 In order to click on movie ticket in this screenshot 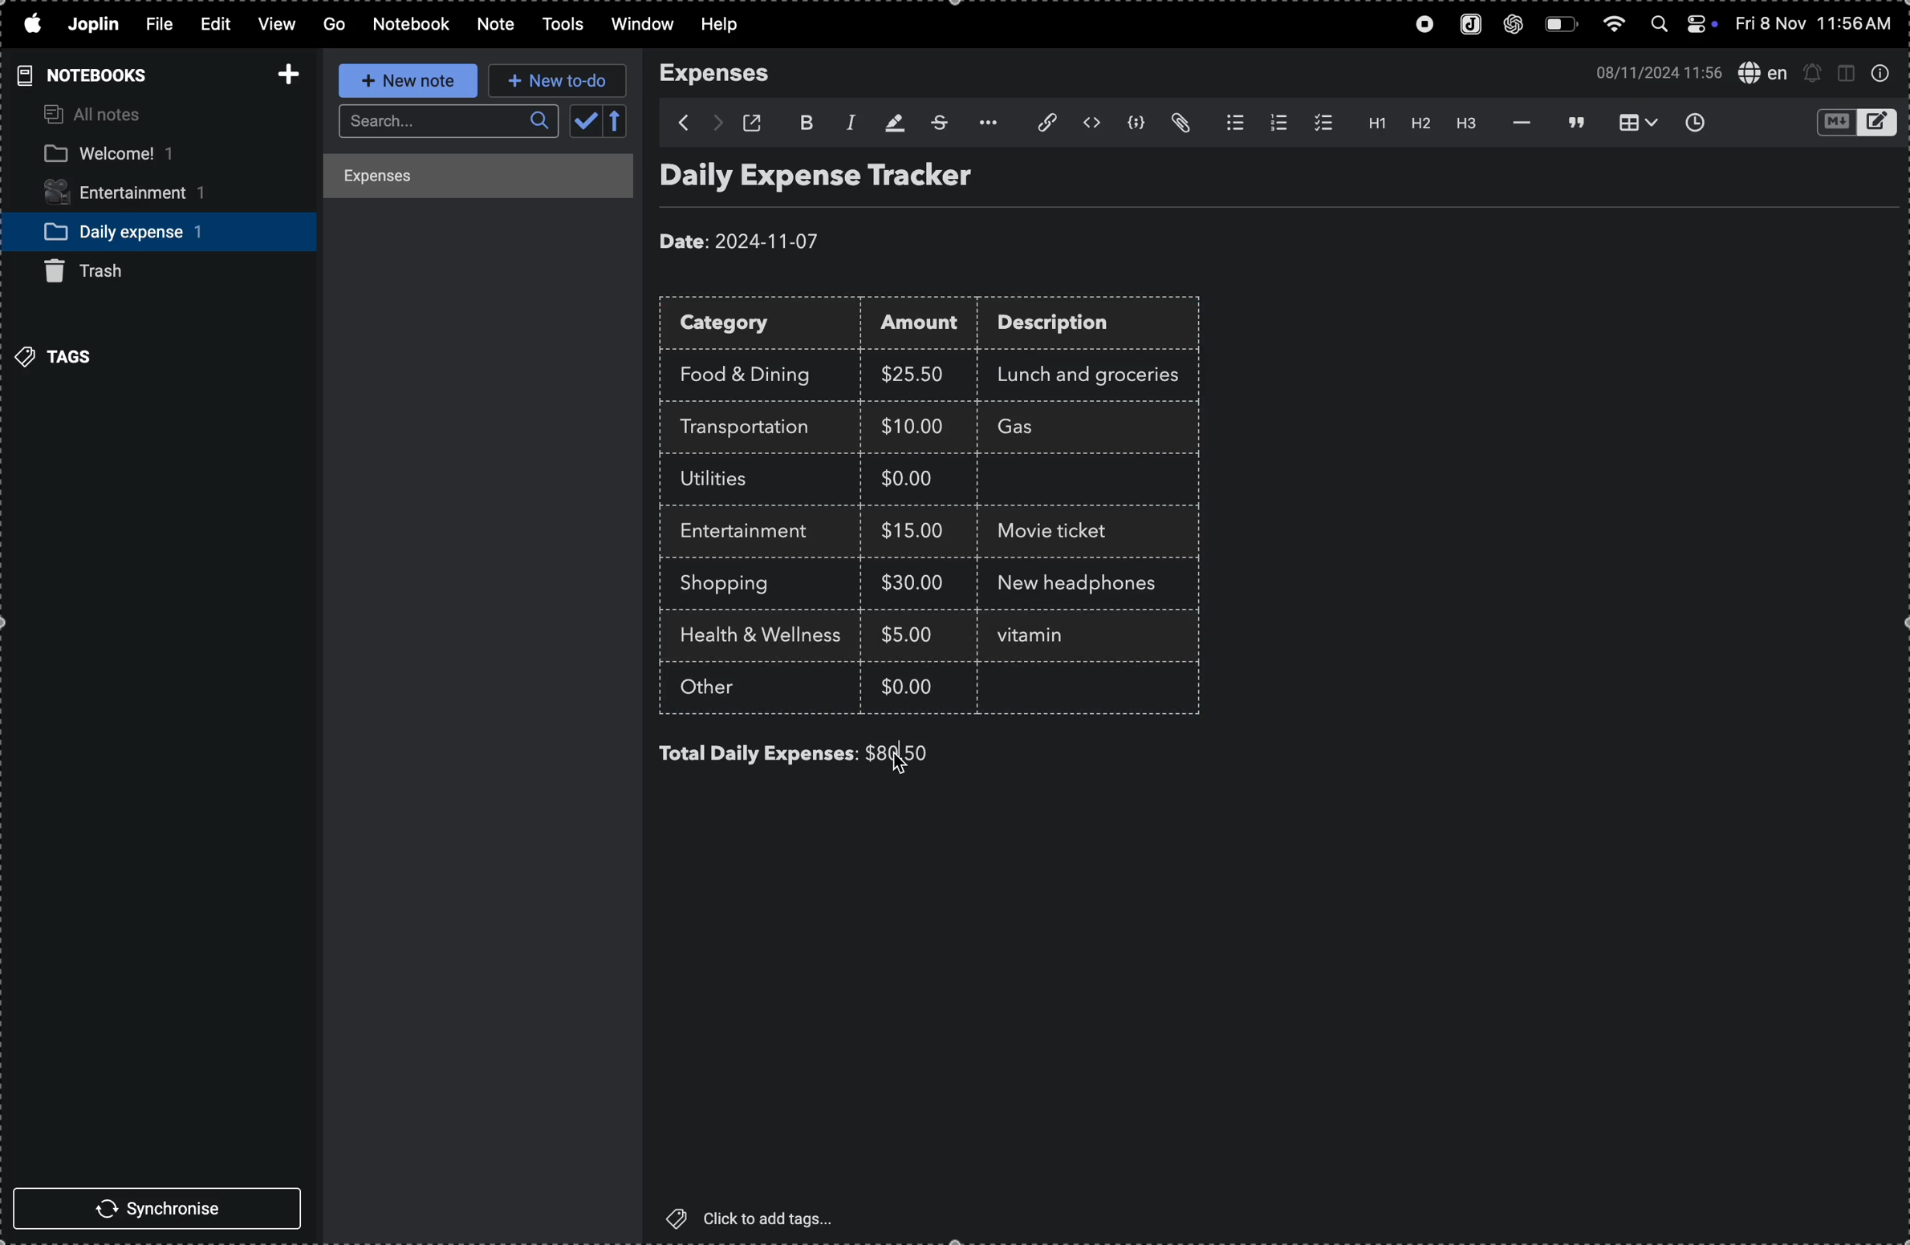, I will do `click(1059, 533)`.